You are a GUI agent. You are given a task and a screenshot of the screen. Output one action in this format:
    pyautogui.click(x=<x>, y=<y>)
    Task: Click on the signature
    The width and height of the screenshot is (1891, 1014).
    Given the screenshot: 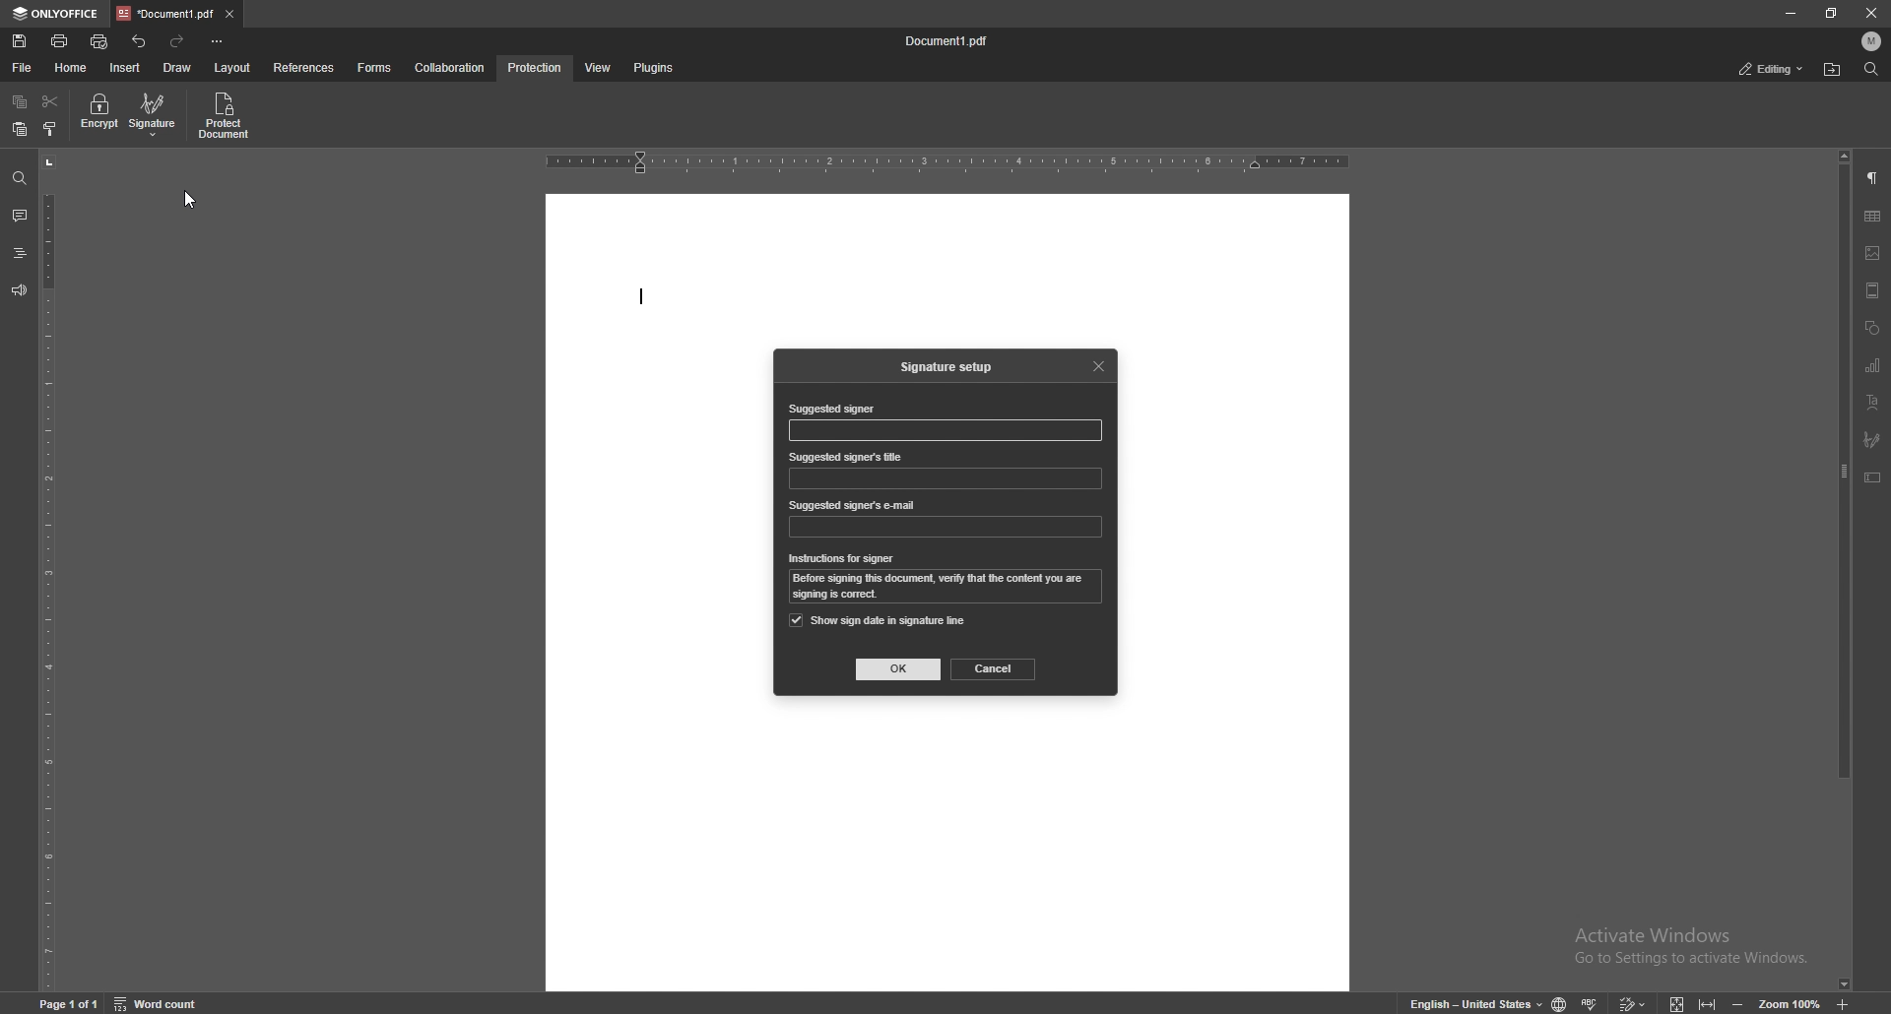 What is the action you would take?
    pyautogui.click(x=155, y=114)
    